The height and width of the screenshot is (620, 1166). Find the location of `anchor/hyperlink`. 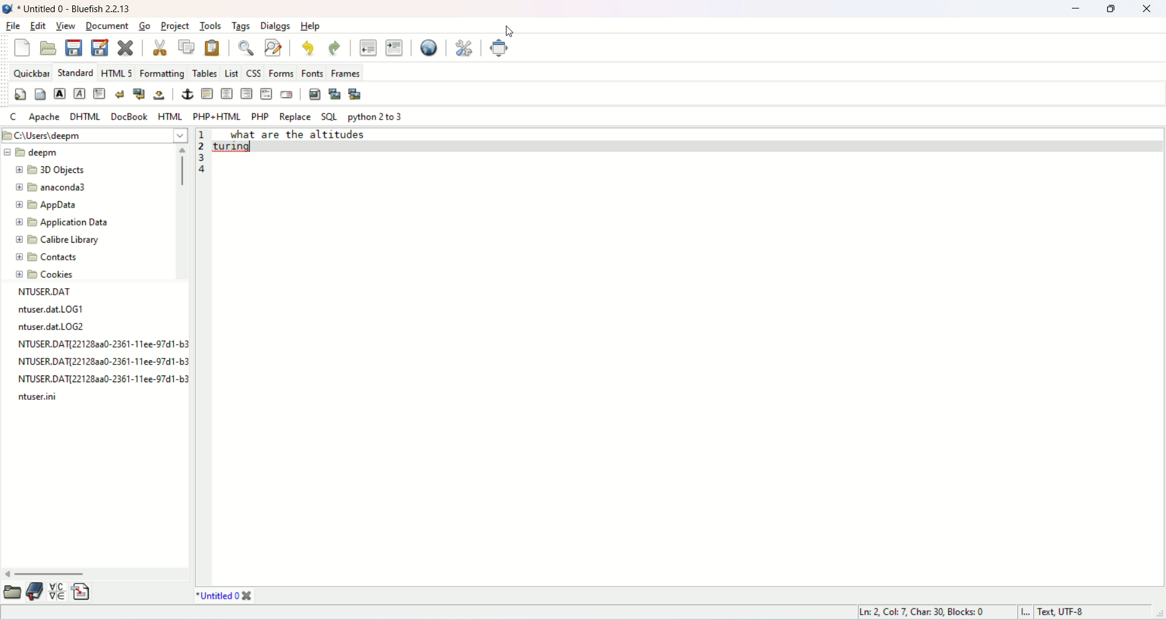

anchor/hyperlink is located at coordinates (189, 93).